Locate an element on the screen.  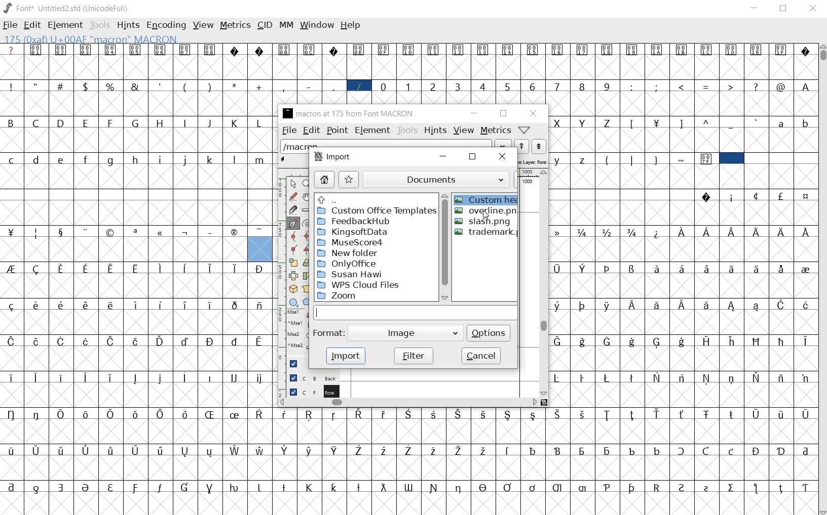
Symbol is located at coordinates (532, 414).